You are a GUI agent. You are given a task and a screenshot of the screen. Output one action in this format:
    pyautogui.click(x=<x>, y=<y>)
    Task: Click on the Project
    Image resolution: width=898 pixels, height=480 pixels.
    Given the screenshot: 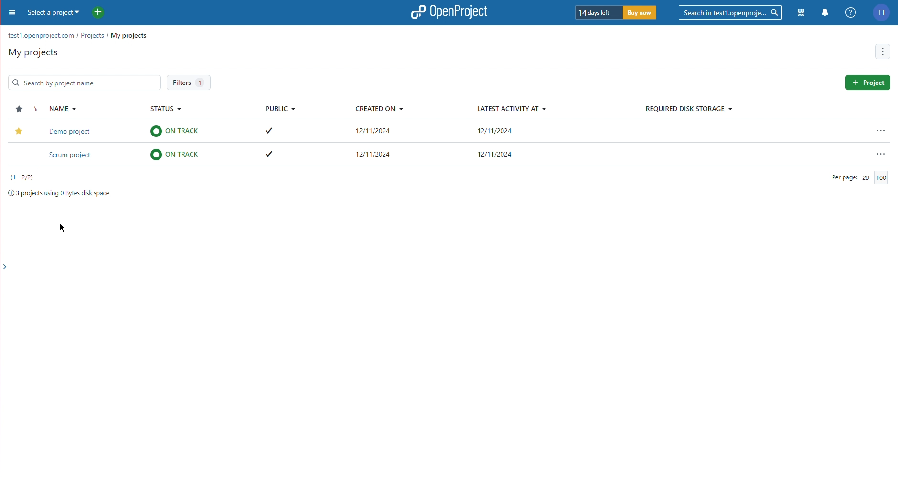 What is the action you would take?
    pyautogui.click(x=868, y=83)
    